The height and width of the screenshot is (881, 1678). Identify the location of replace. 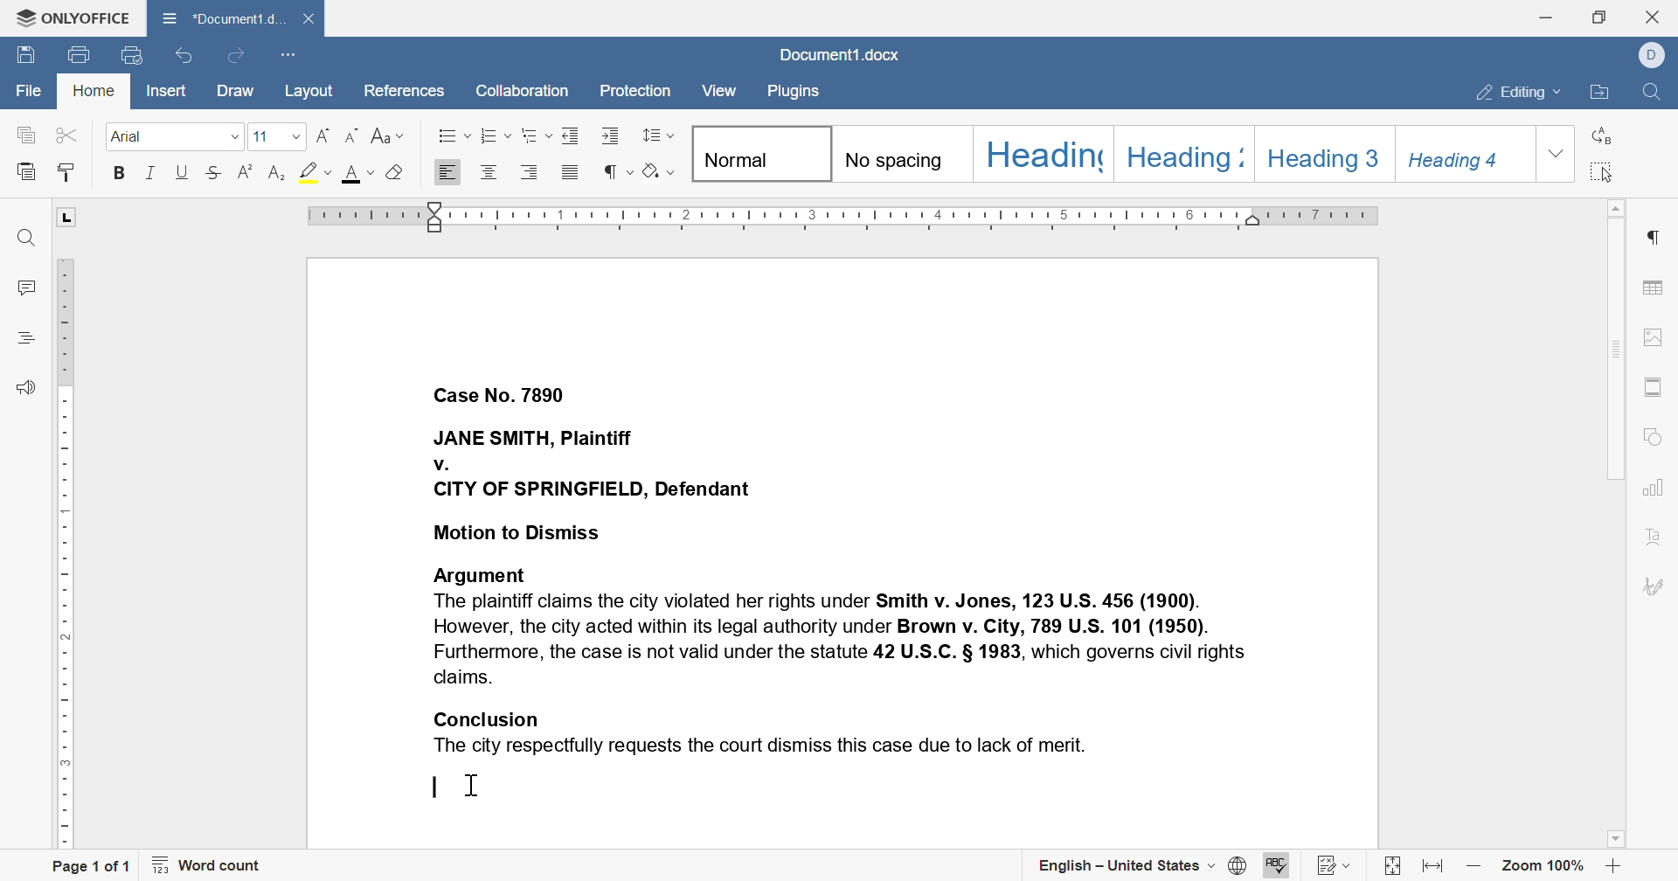
(1603, 135).